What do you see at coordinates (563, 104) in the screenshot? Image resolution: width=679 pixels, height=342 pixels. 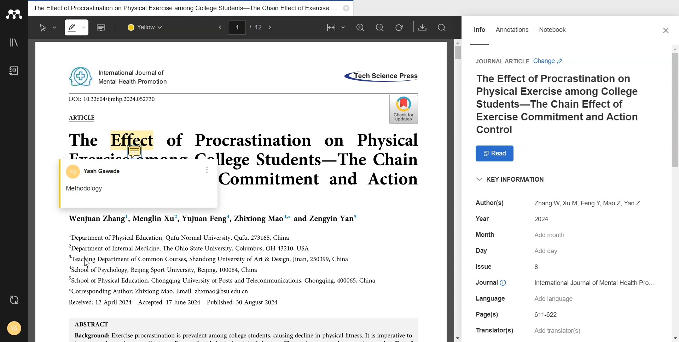 I see ` The Effect of Procrastination on Physical Exercise among College Students-The Chain Effect of Exercise Commitment and Action Control` at bounding box center [563, 104].